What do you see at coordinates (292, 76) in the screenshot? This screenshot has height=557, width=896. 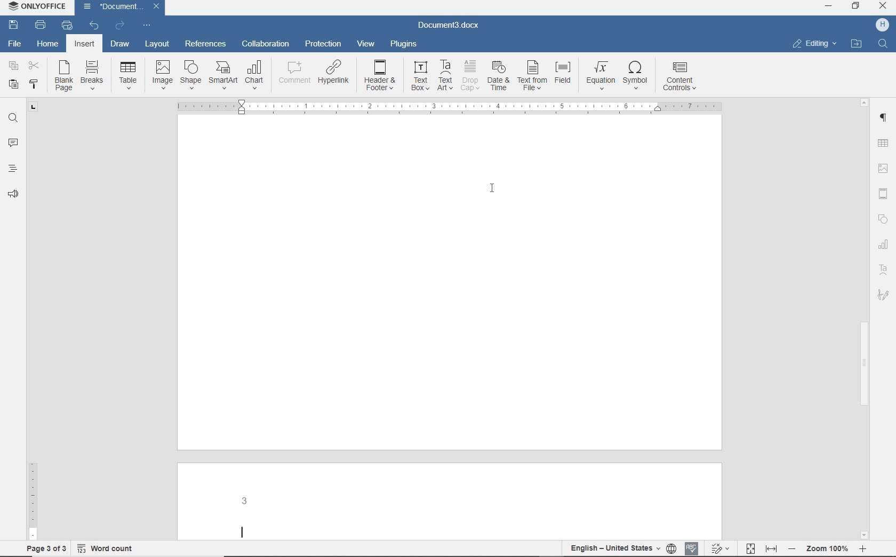 I see `COMMENT` at bounding box center [292, 76].